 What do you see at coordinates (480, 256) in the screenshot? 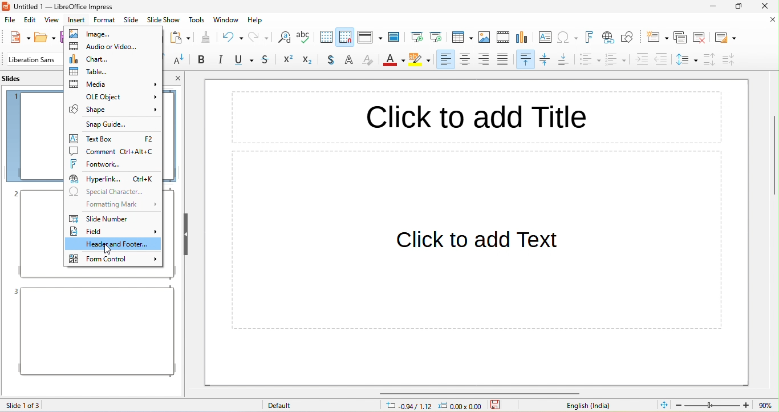
I see `click to add text` at bounding box center [480, 256].